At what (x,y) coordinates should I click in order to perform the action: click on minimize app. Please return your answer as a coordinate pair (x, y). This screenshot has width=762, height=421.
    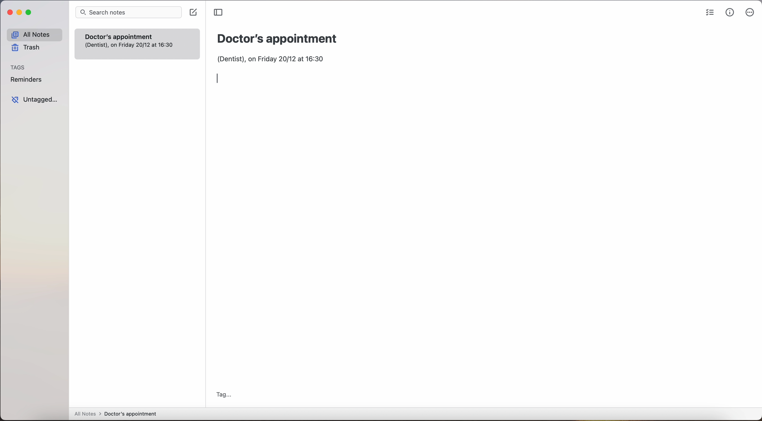
    Looking at the image, I should click on (20, 13).